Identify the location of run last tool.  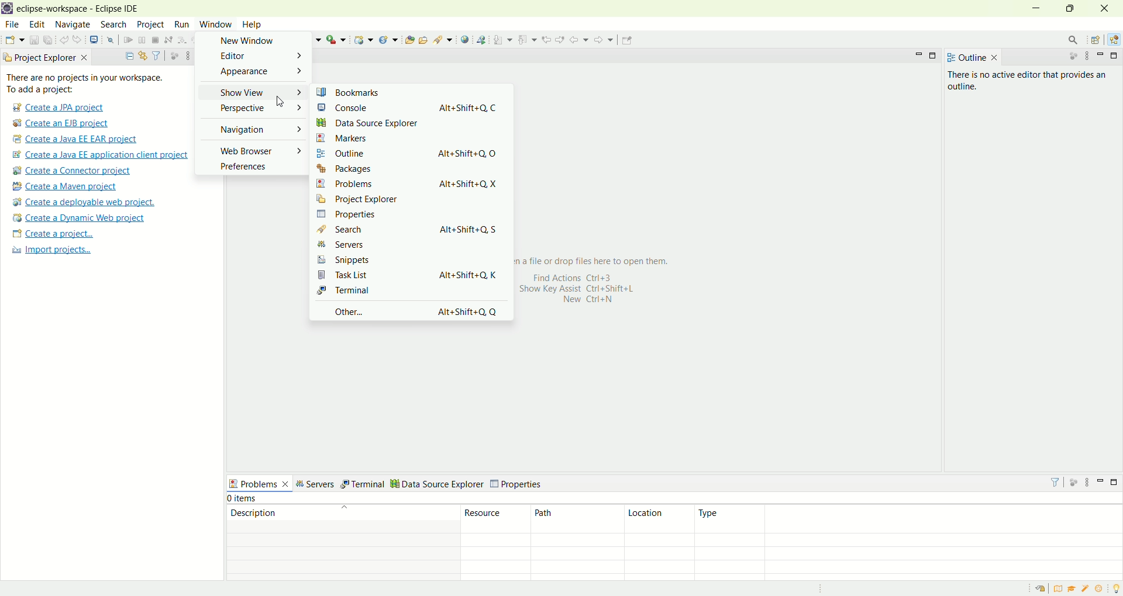
(335, 39).